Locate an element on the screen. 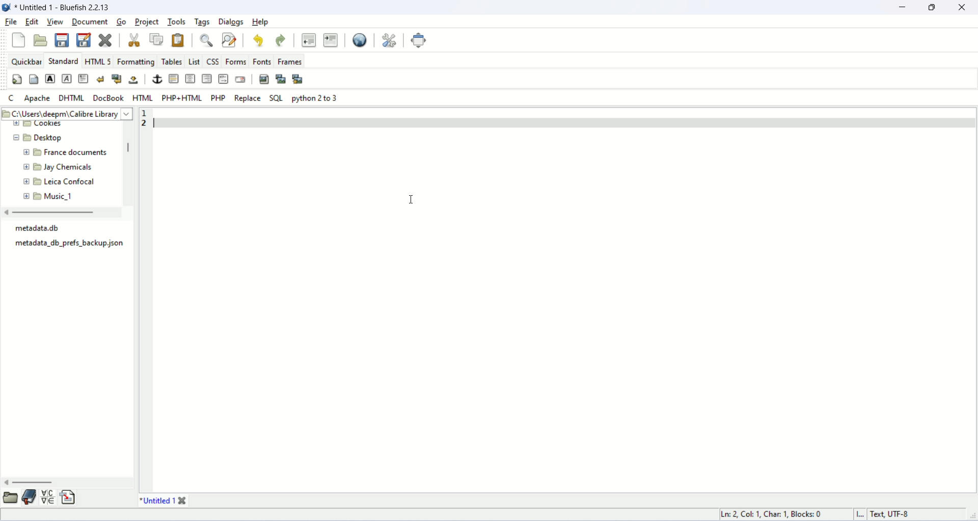 The width and height of the screenshot is (978, 521). tables is located at coordinates (171, 62).